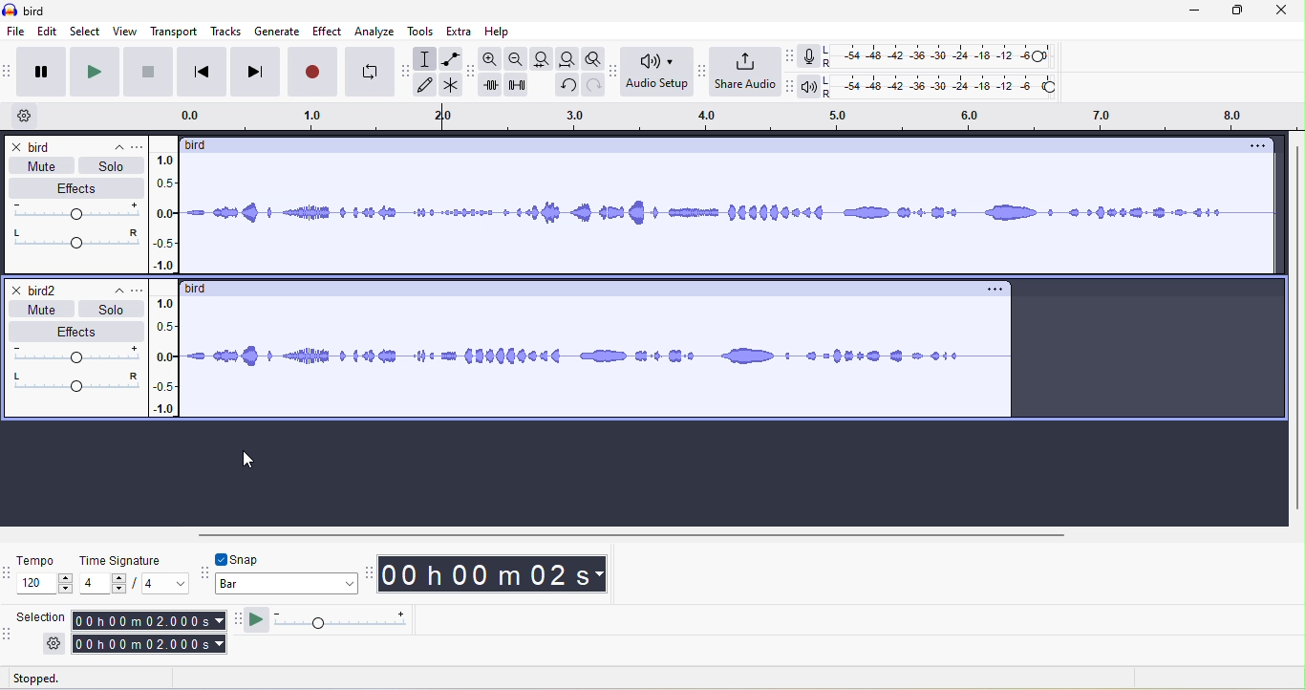  I want to click on help, so click(503, 30).